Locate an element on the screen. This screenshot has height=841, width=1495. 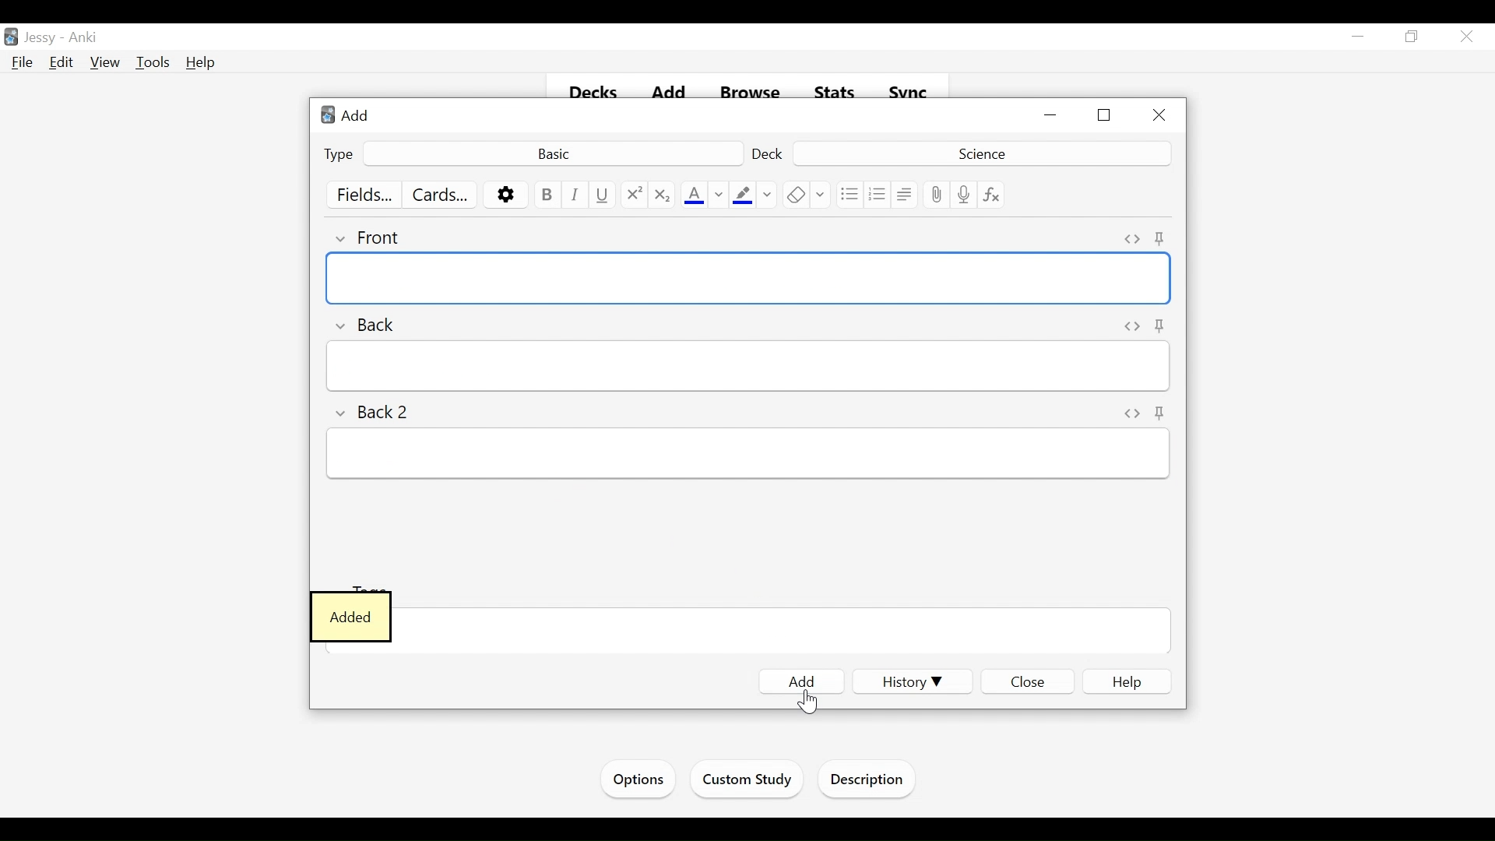
Options is located at coordinates (506, 195).